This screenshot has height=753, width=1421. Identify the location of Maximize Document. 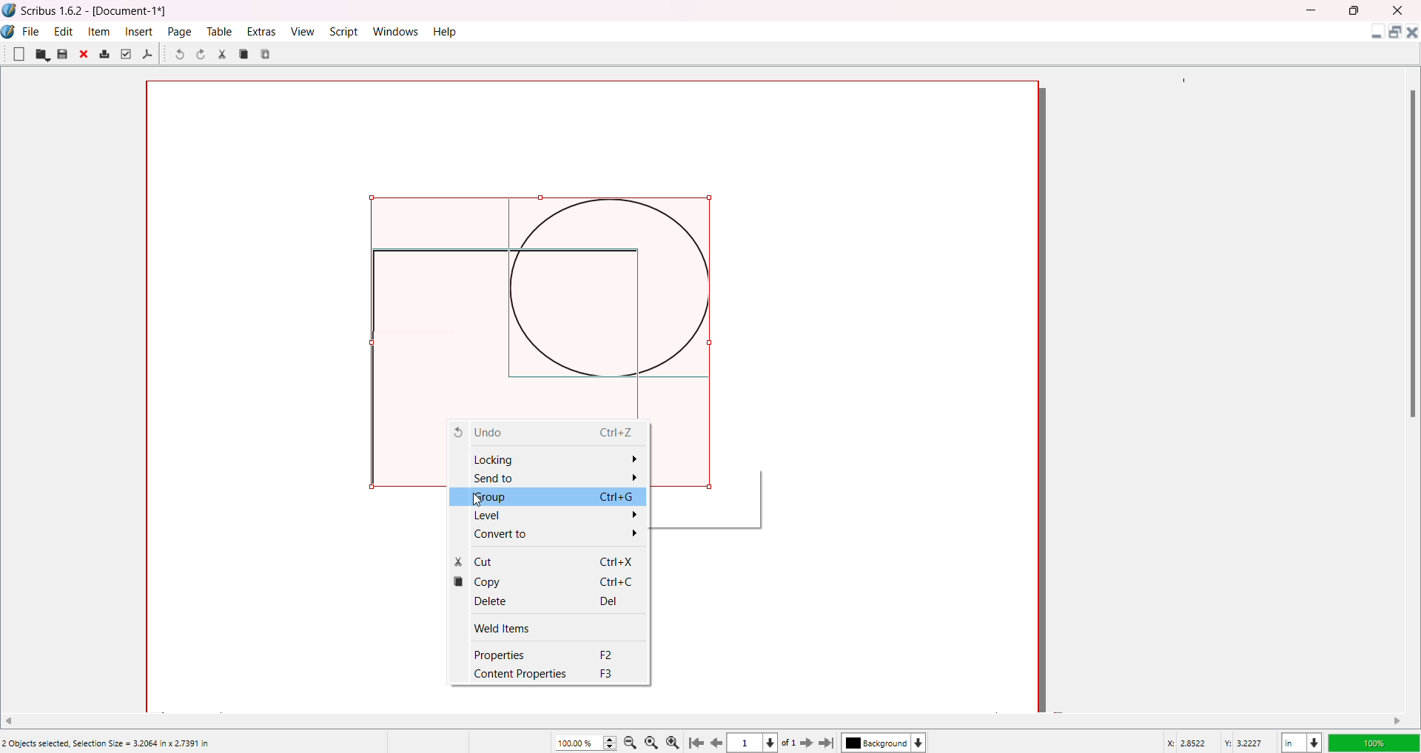
(1394, 35).